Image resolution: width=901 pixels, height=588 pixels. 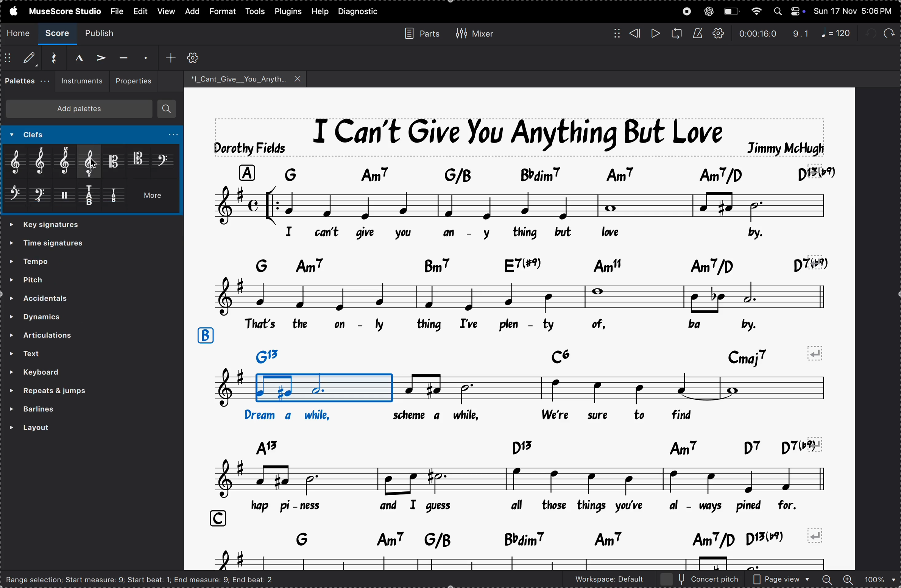 What do you see at coordinates (19, 33) in the screenshot?
I see `home` at bounding box center [19, 33].